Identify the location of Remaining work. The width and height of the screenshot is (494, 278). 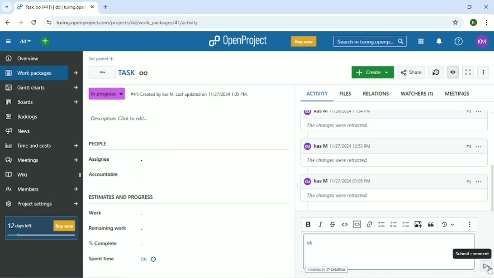
(116, 228).